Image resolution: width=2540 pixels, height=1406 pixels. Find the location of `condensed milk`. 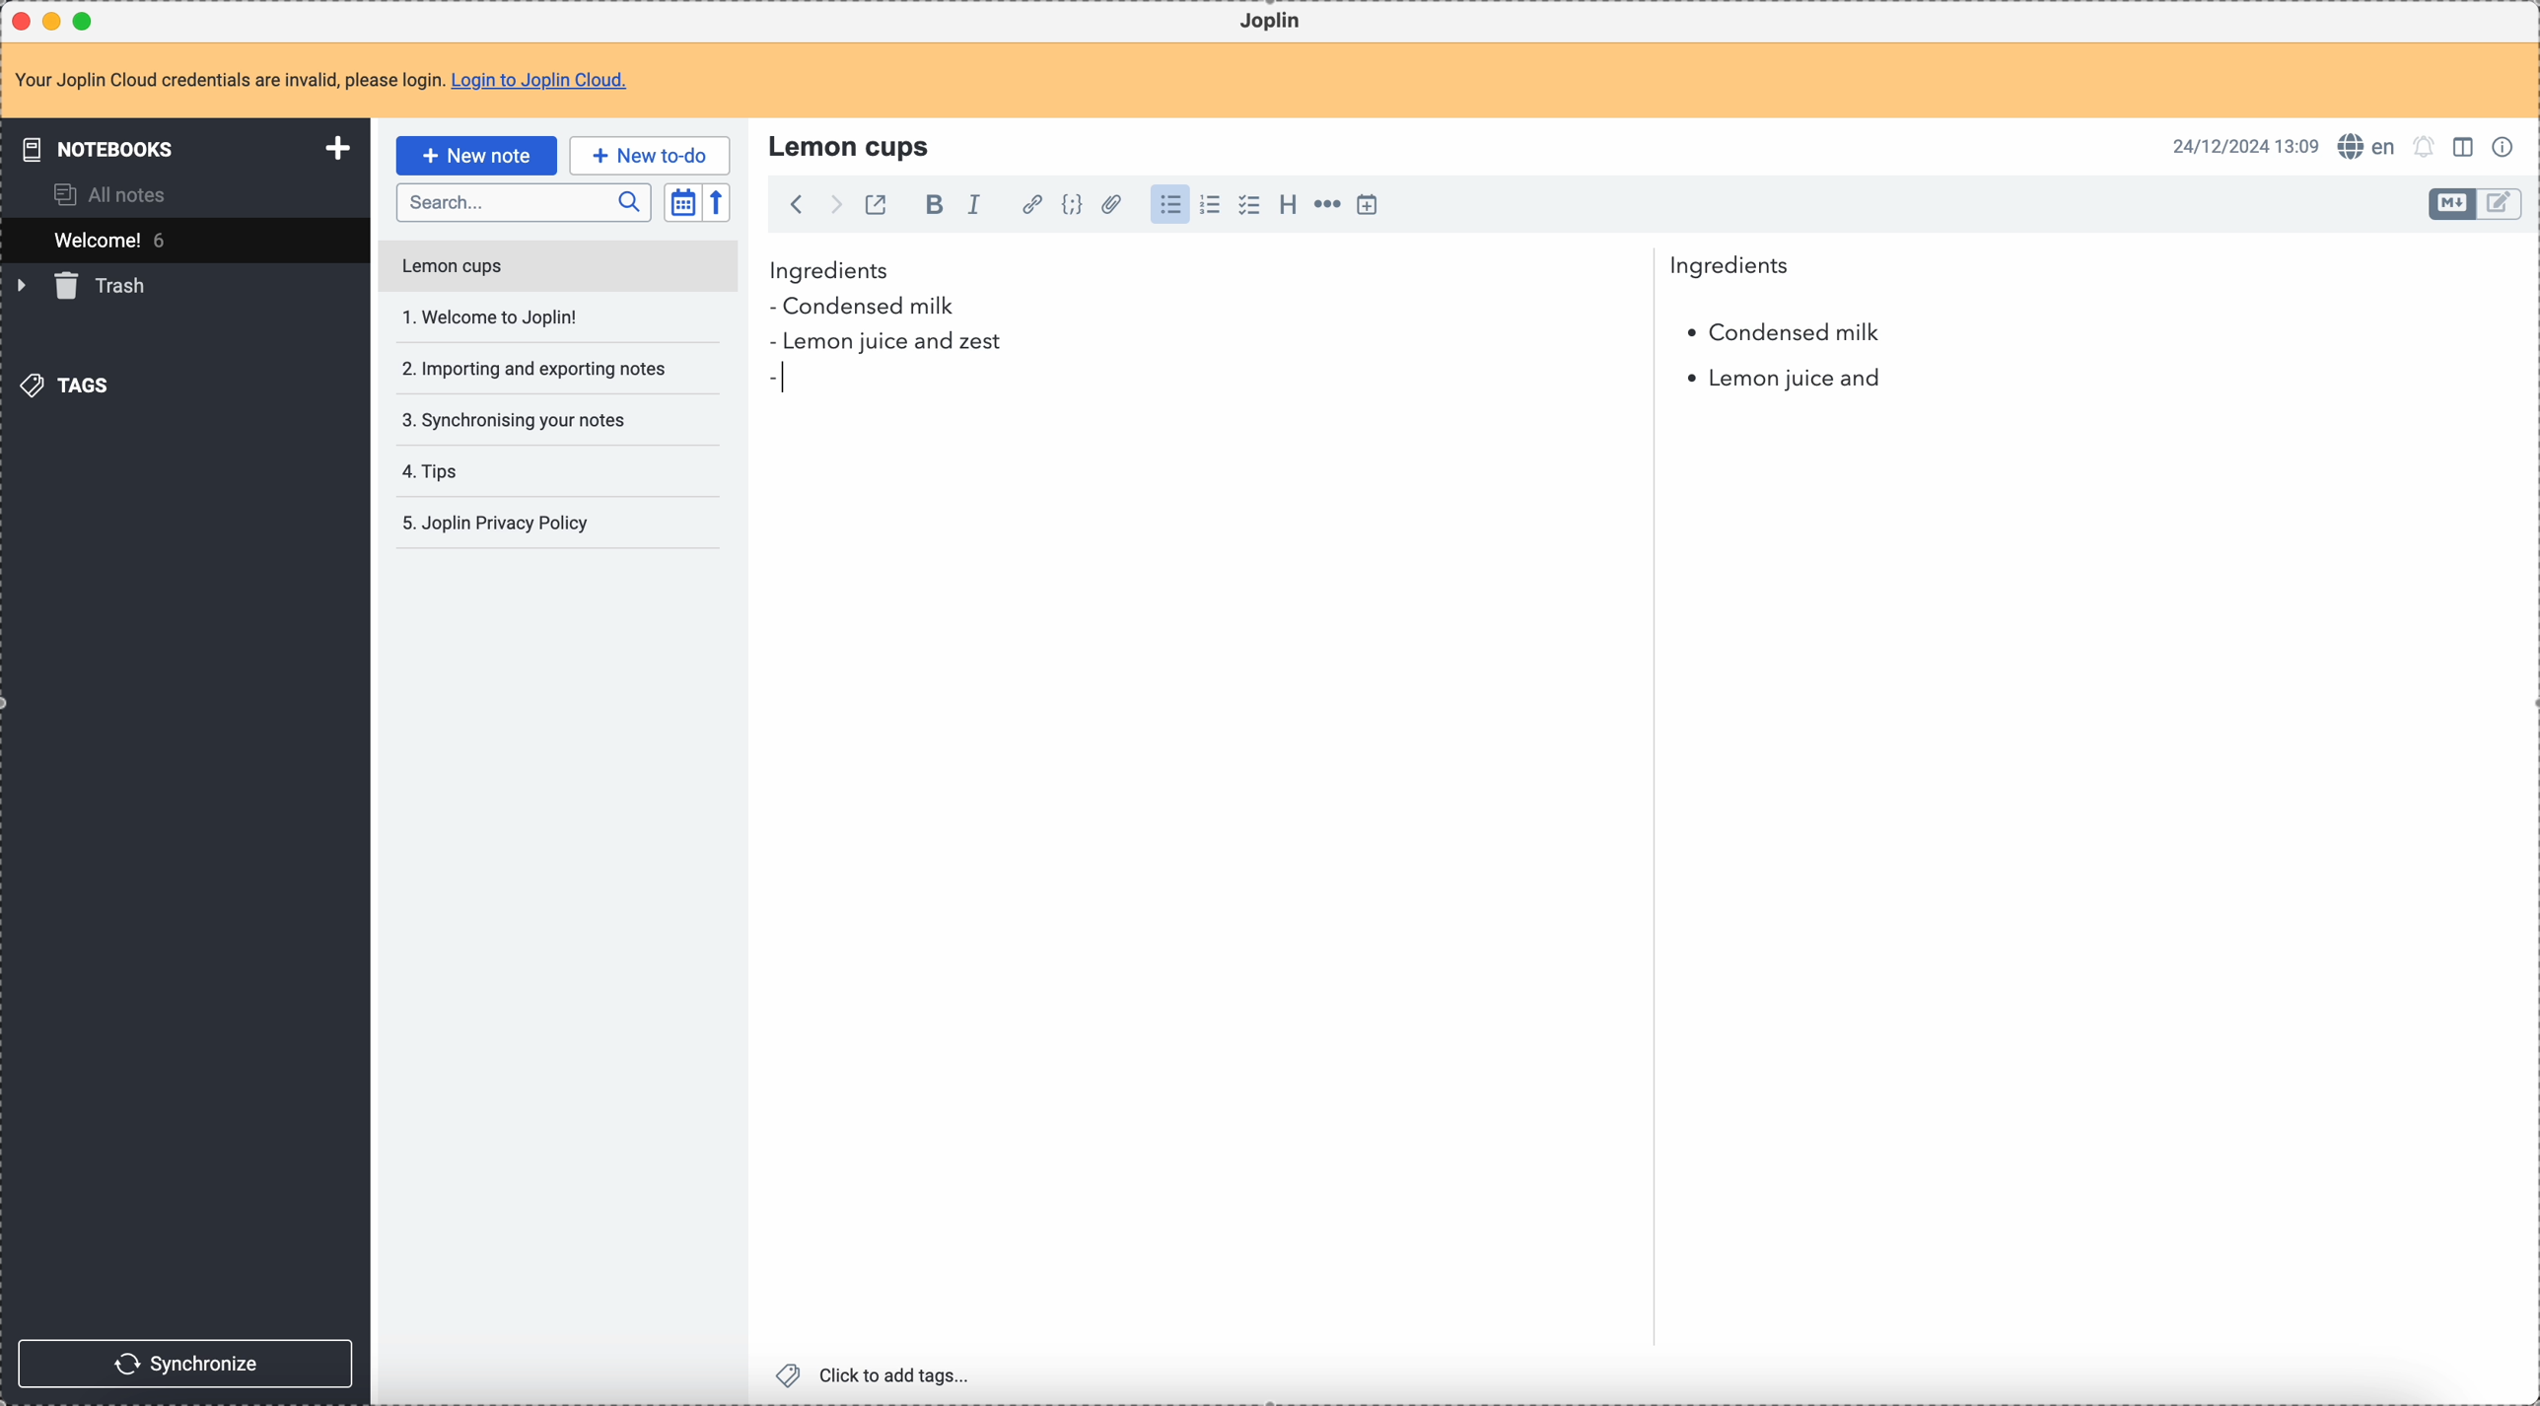

condensed milk is located at coordinates (870, 308).